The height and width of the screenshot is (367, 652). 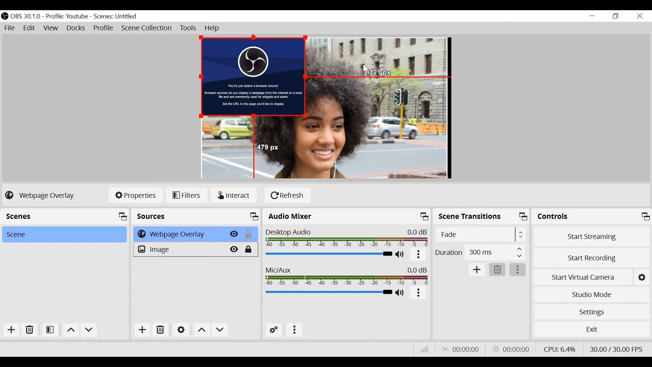 What do you see at coordinates (592, 295) in the screenshot?
I see `Studio Mode` at bounding box center [592, 295].